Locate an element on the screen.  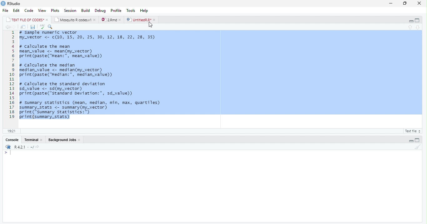
Console is located at coordinates (13, 140).